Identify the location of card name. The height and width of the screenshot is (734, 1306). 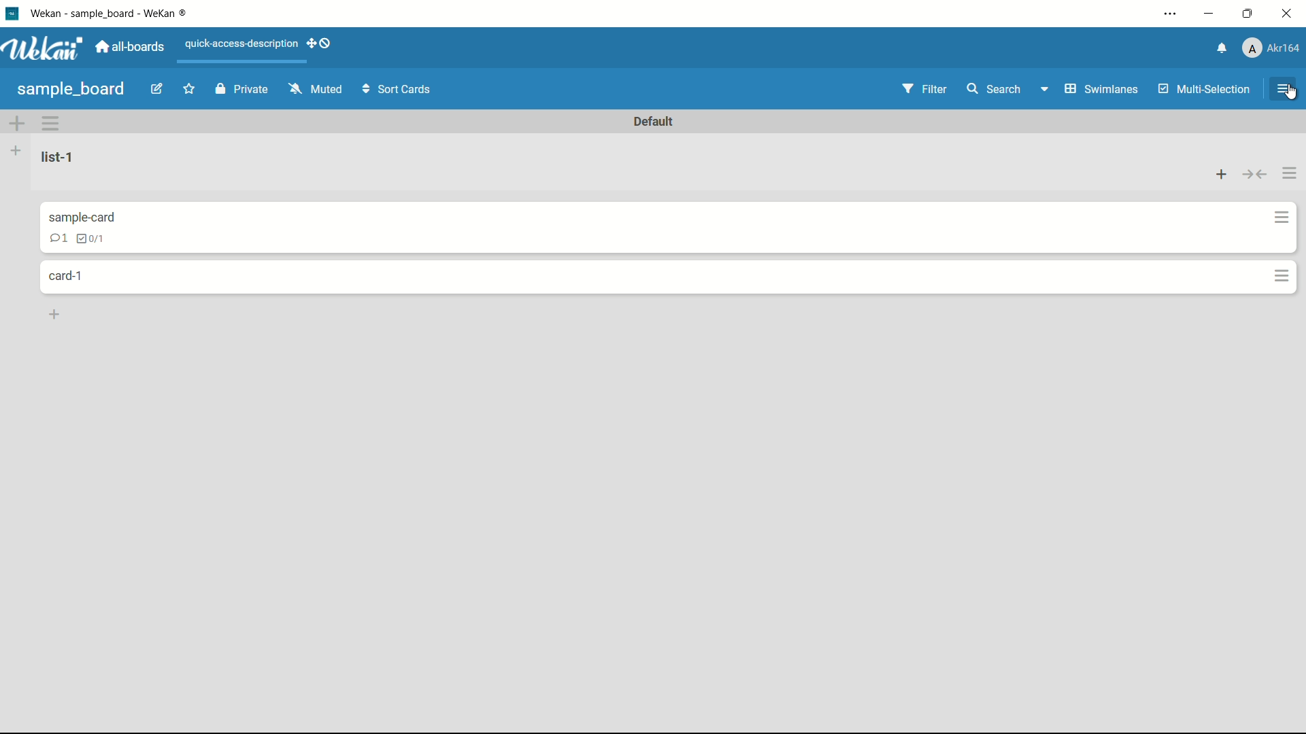
(86, 217).